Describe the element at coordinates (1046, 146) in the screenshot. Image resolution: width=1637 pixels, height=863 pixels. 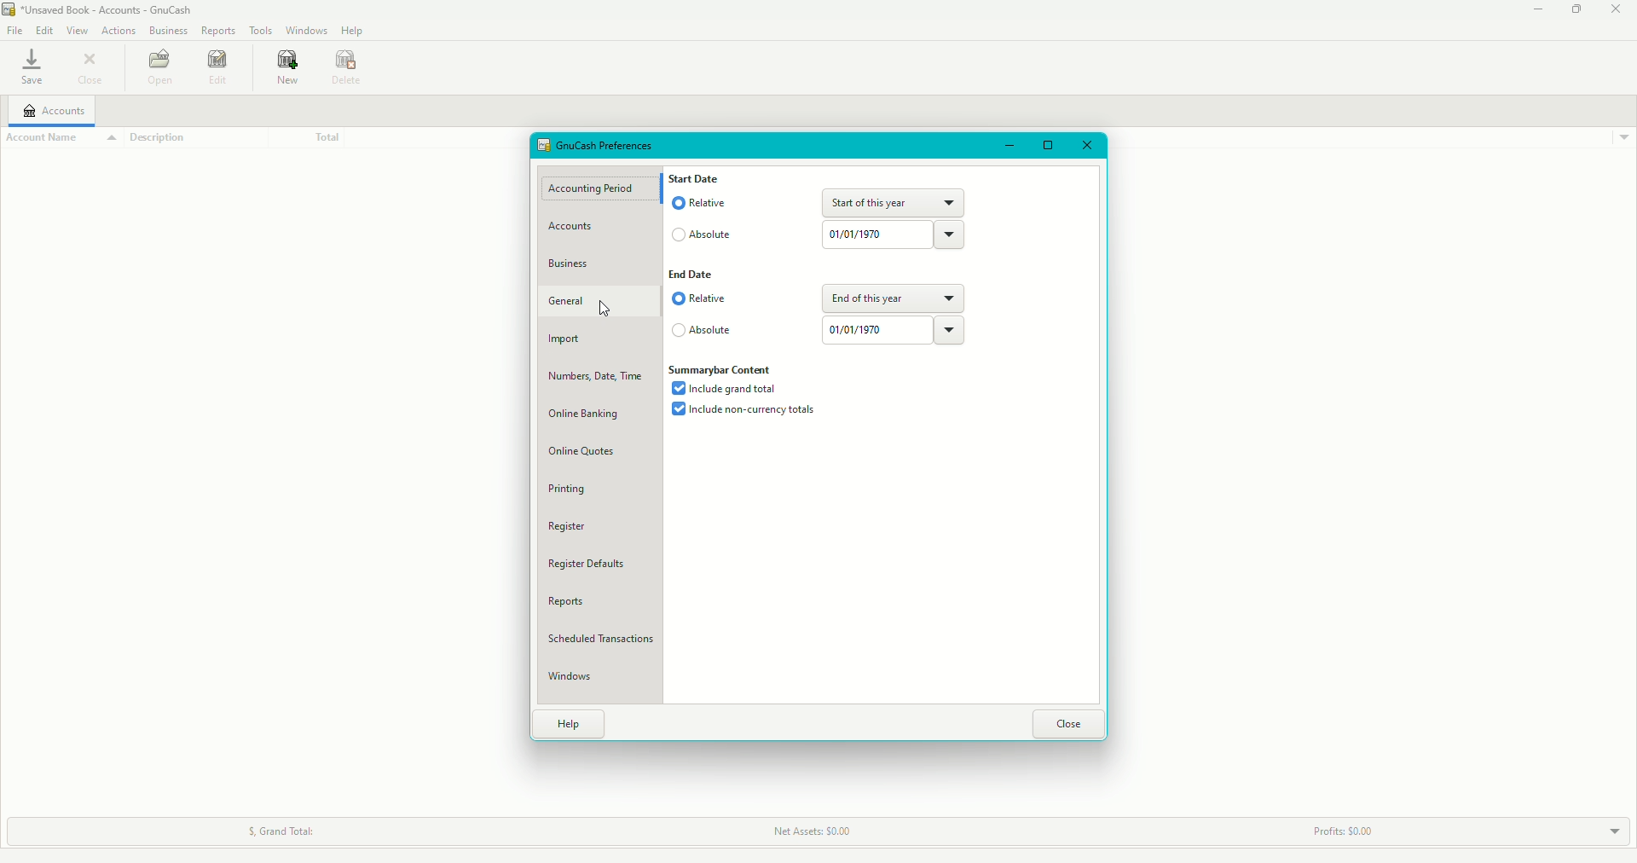
I see `Restore` at that location.